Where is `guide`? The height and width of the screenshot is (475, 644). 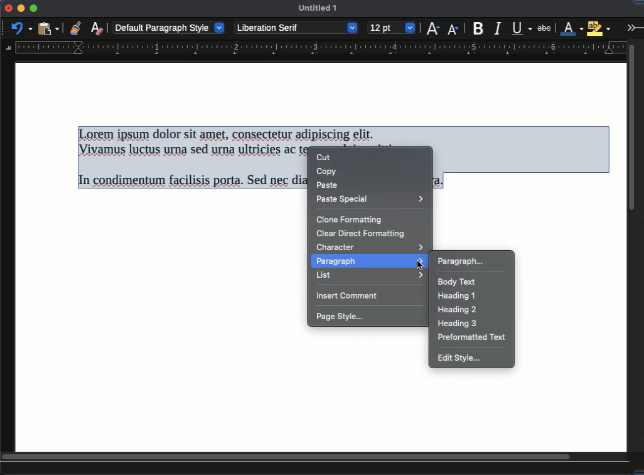 guide is located at coordinates (314, 48).